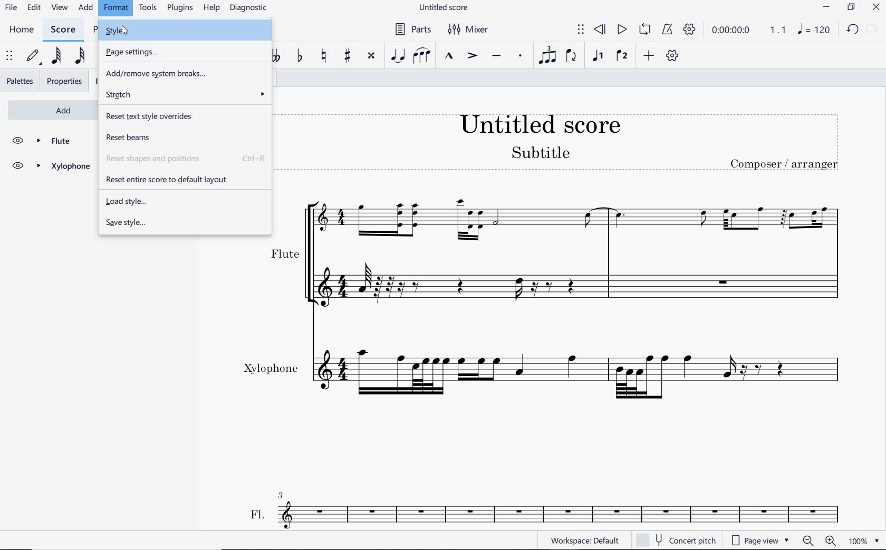 The width and height of the screenshot is (886, 550). Describe the element at coordinates (747, 30) in the screenshot. I see `PLAY TIME` at that location.